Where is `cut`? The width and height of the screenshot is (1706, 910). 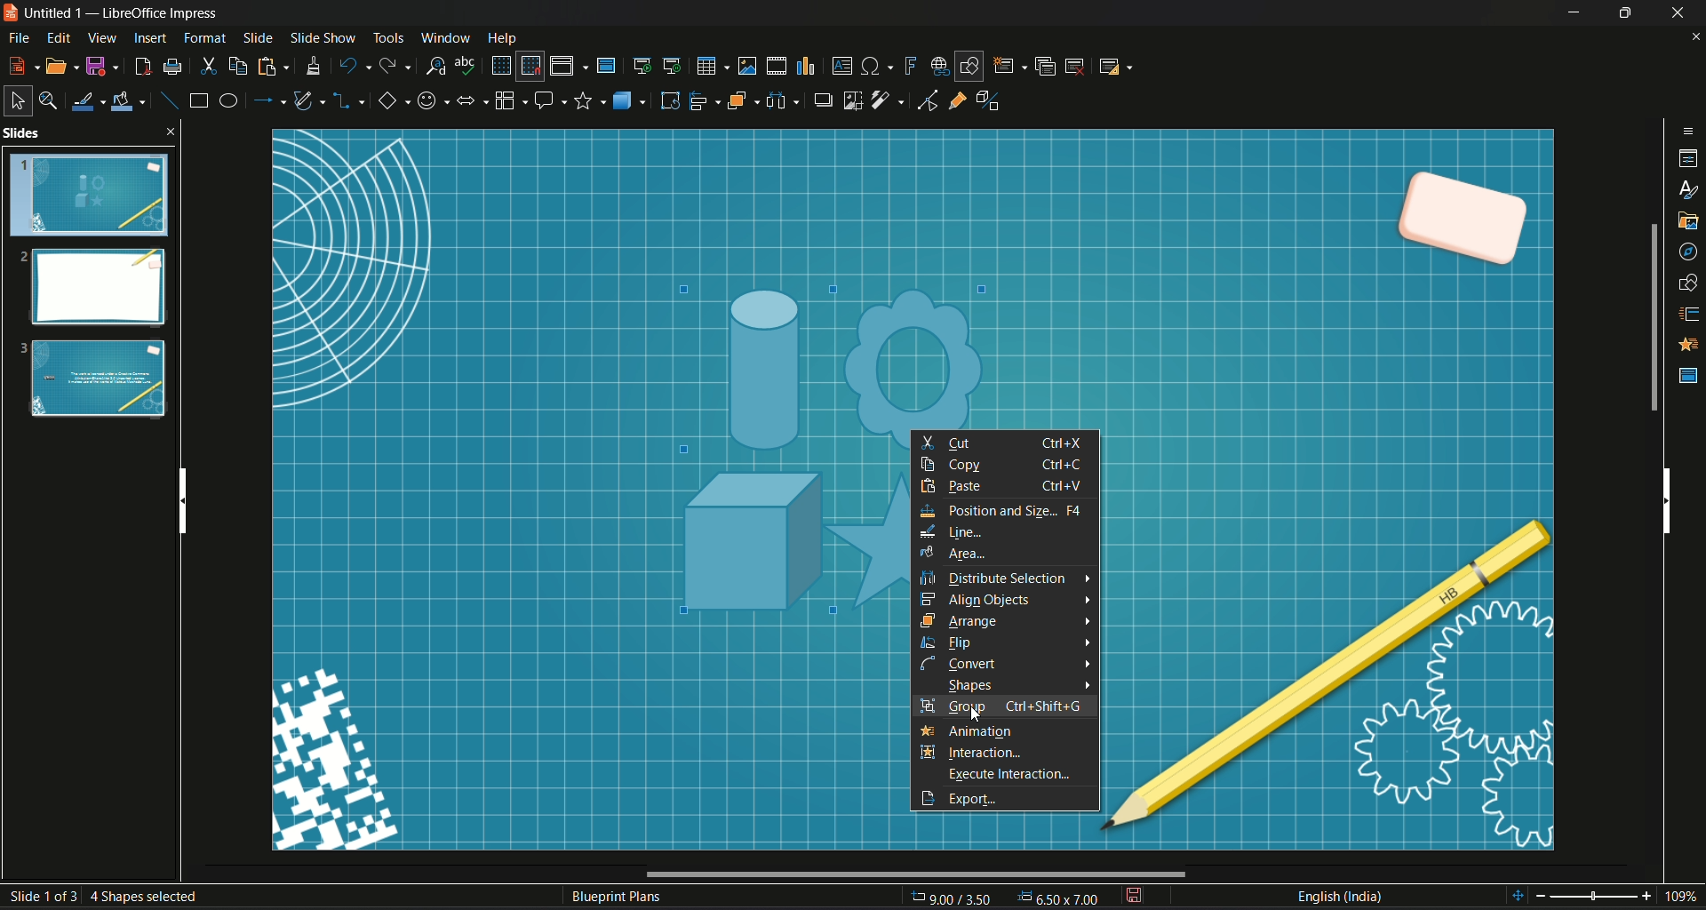
cut is located at coordinates (1004, 442).